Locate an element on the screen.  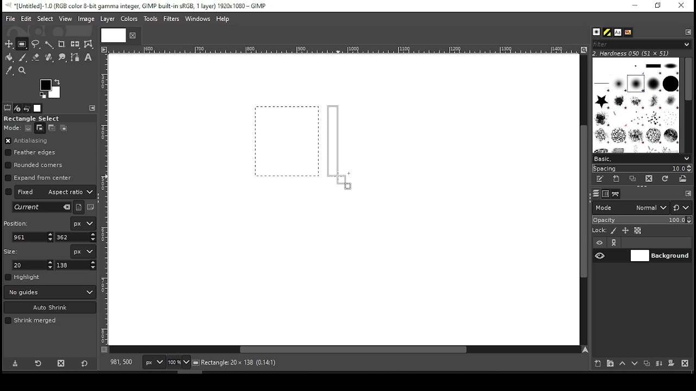
layers is located at coordinates (595, 194).